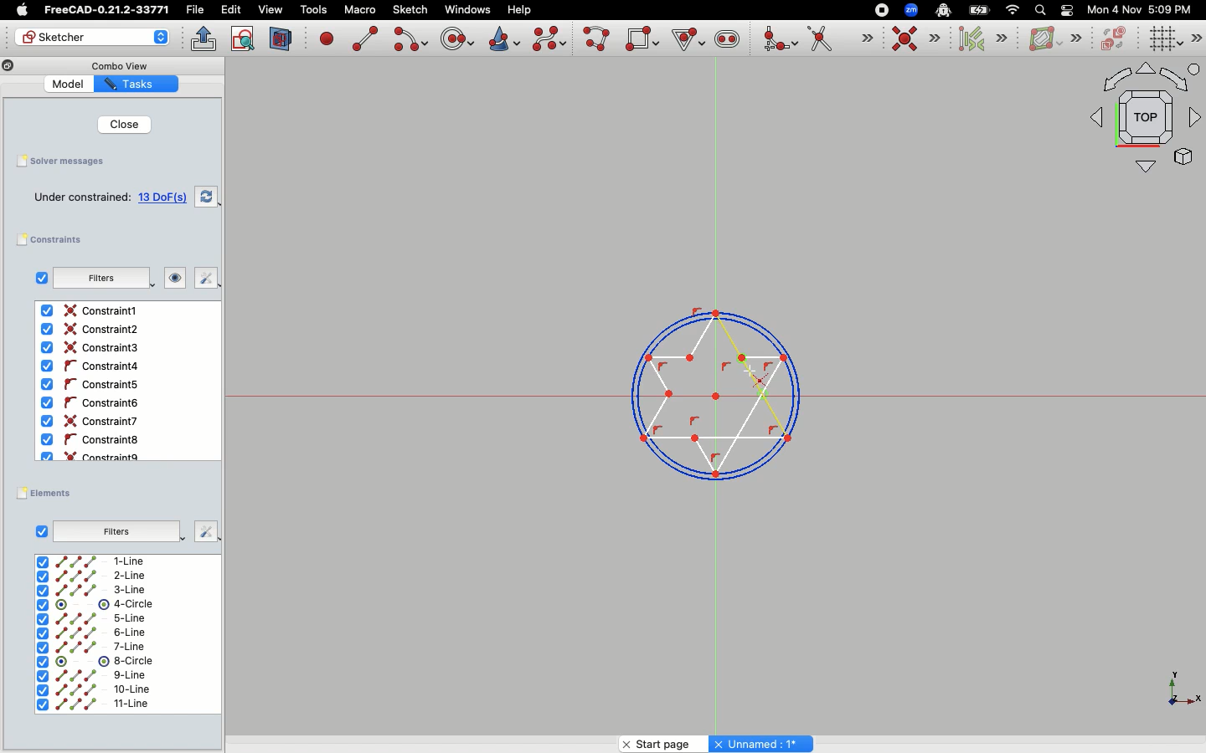 This screenshot has height=753, width=1206. Describe the element at coordinates (99, 278) in the screenshot. I see `Filters` at that location.